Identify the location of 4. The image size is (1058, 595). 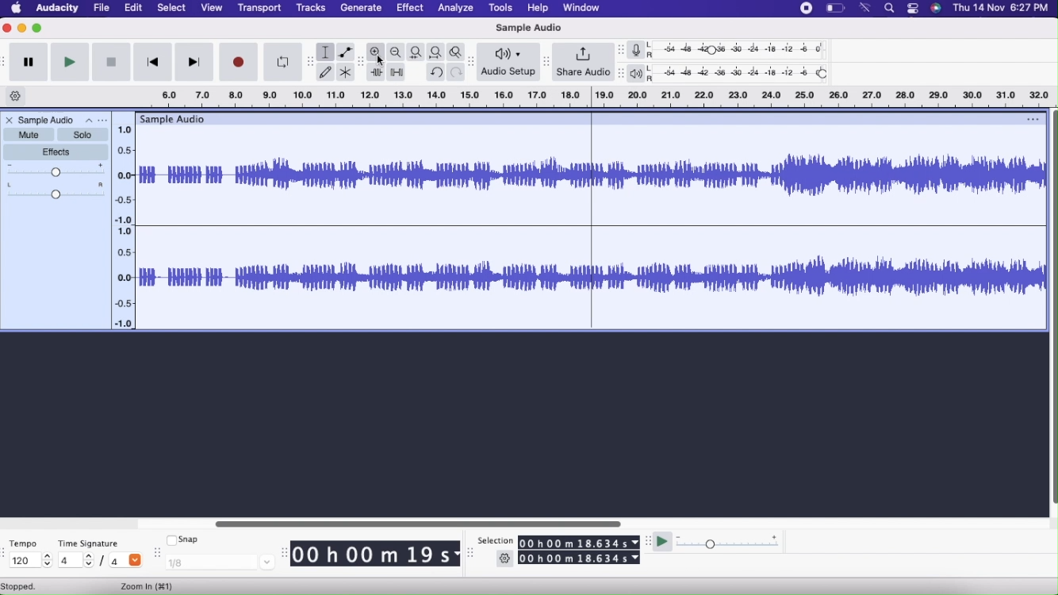
(125, 562).